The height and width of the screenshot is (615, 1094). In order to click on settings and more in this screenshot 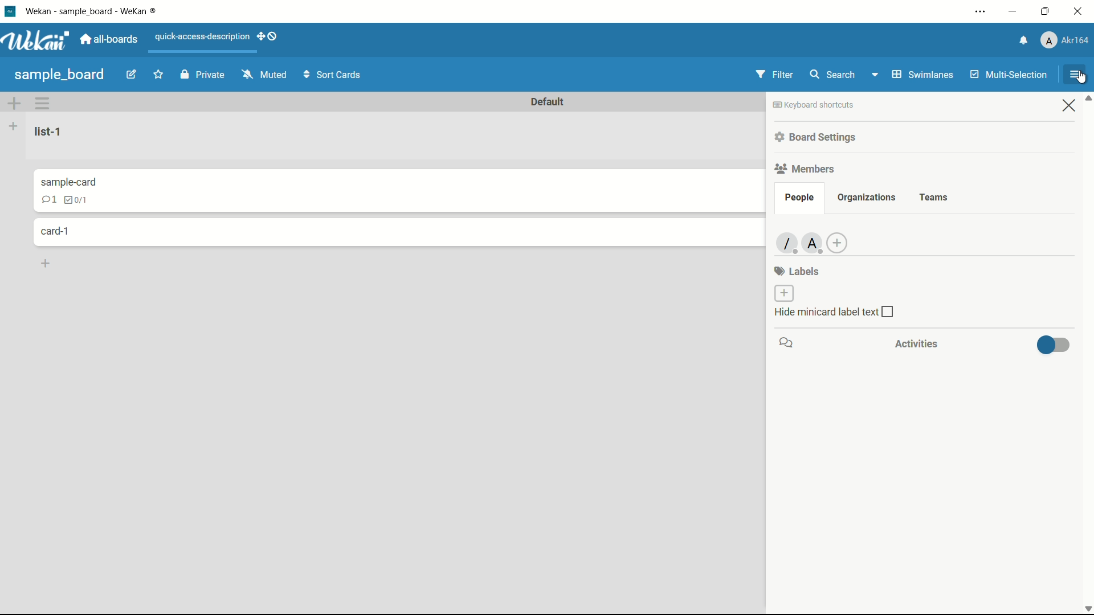, I will do `click(981, 12)`.